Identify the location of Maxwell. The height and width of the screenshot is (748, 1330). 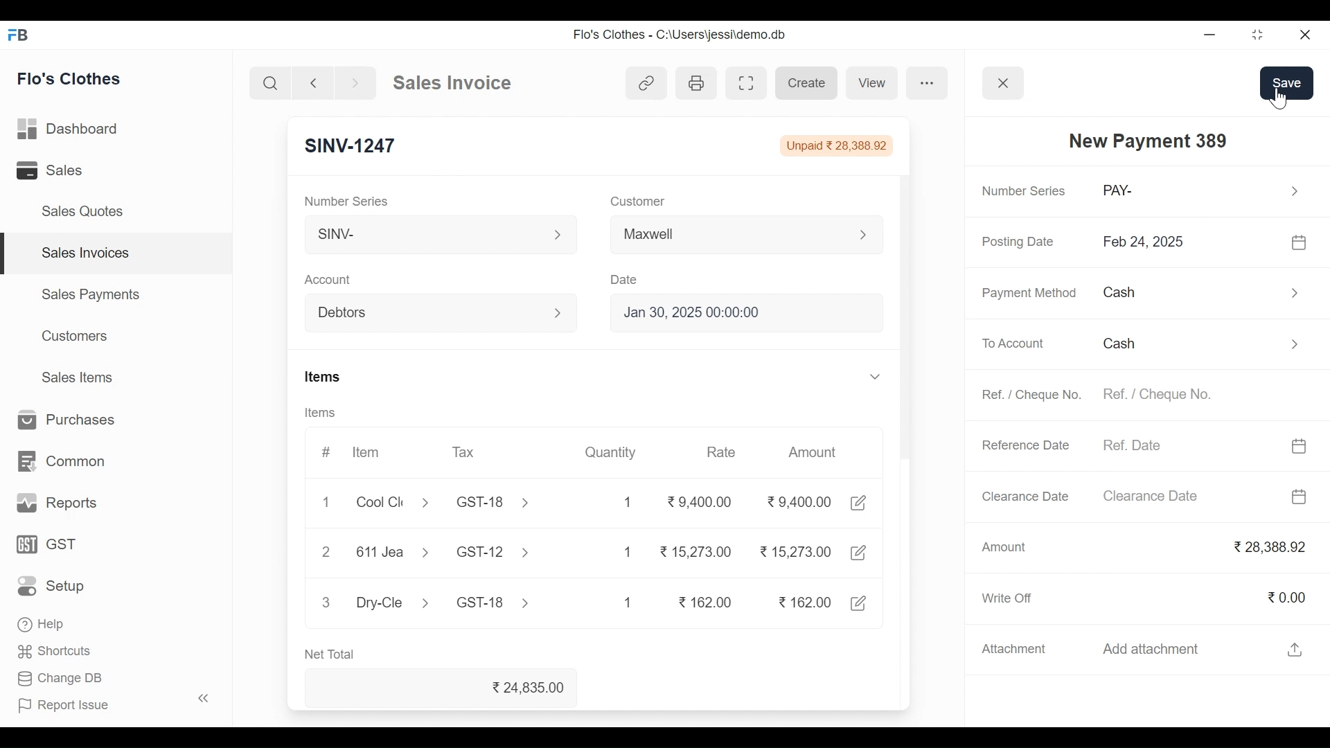
(723, 231).